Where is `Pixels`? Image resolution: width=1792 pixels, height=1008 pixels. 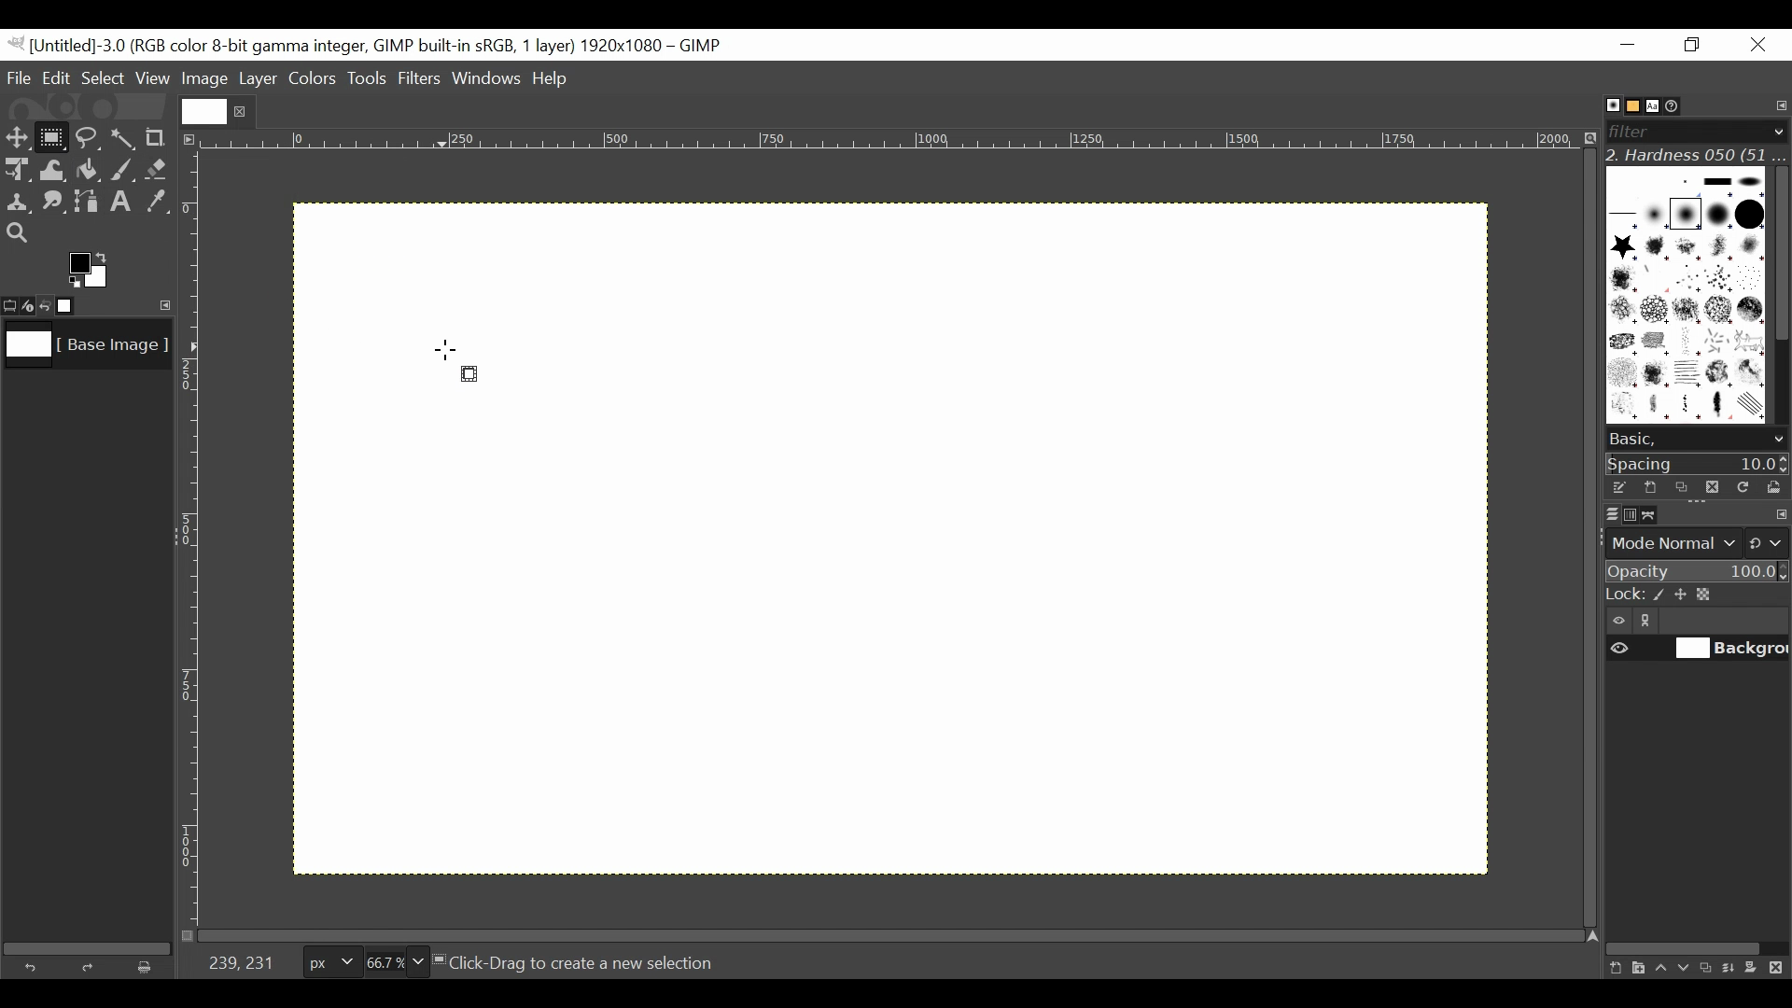 Pixels is located at coordinates (328, 959).